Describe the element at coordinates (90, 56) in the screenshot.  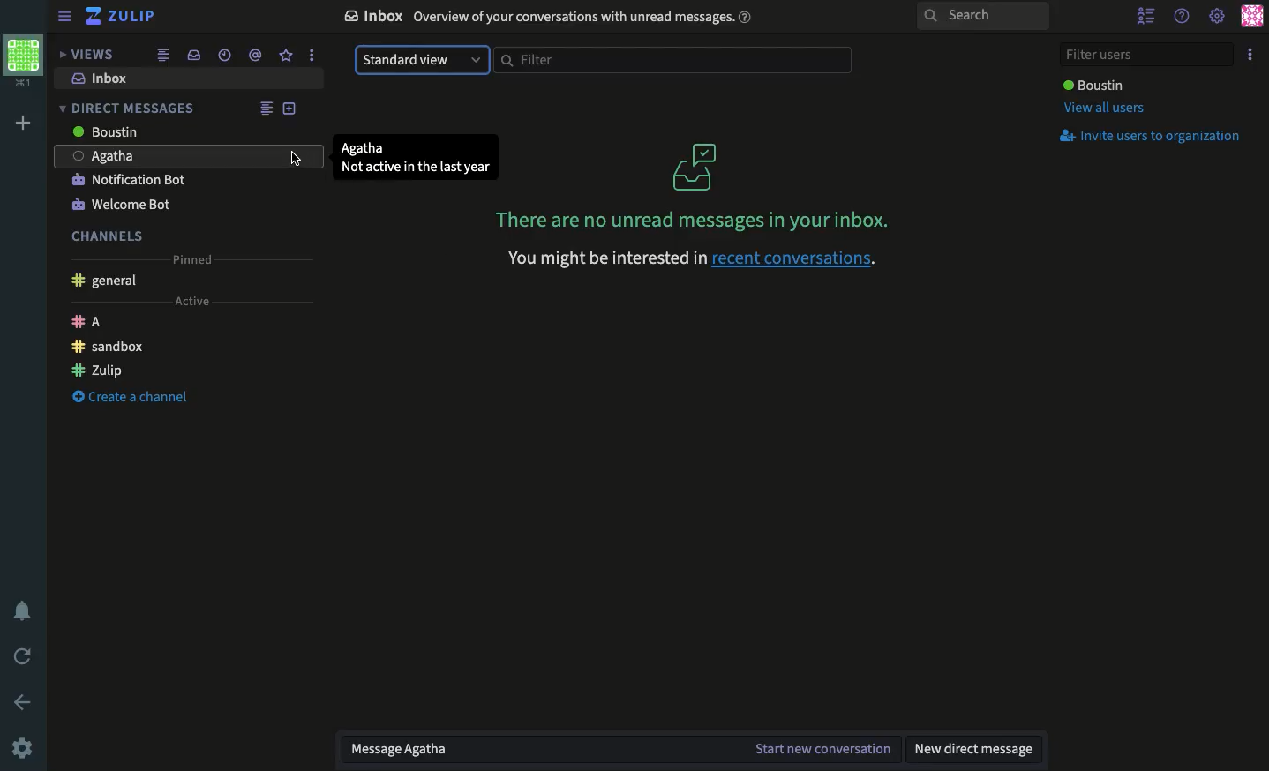
I see `Views` at that location.